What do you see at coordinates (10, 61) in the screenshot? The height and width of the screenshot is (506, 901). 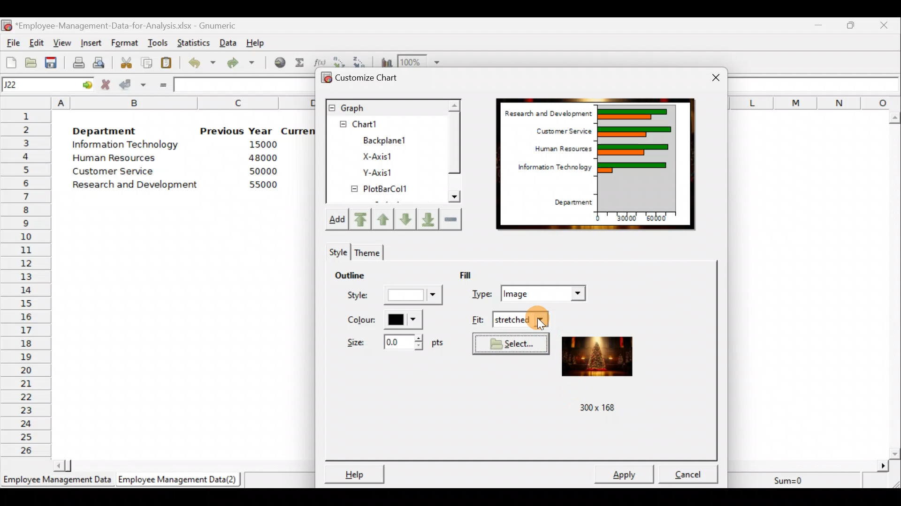 I see `Create a new workbook` at bounding box center [10, 61].